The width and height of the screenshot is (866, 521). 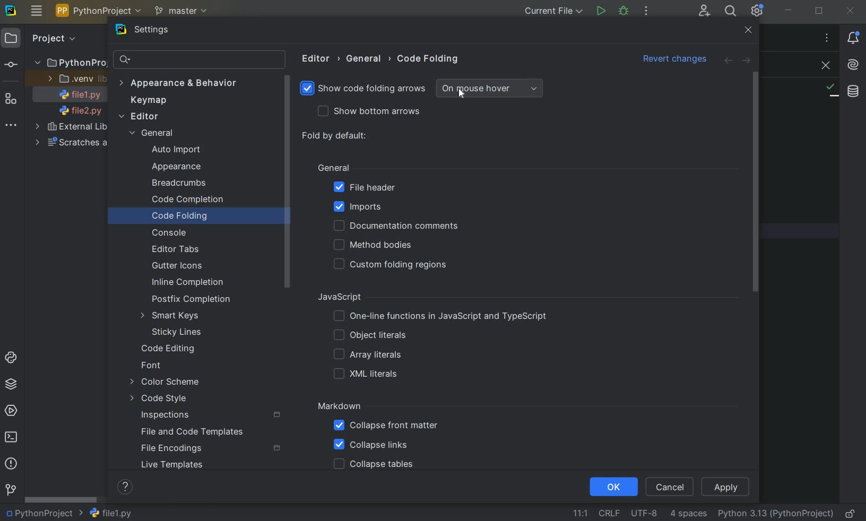 What do you see at coordinates (186, 168) in the screenshot?
I see `APPEARANCE` at bounding box center [186, 168].